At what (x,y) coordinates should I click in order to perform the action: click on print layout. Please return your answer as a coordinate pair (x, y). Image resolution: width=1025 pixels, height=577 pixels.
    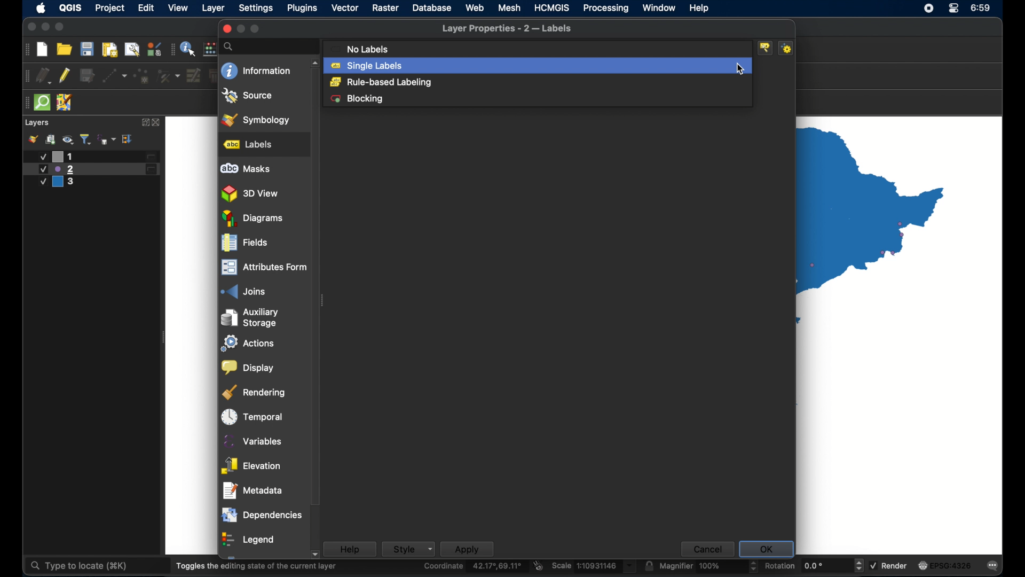
    Looking at the image, I should click on (110, 50).